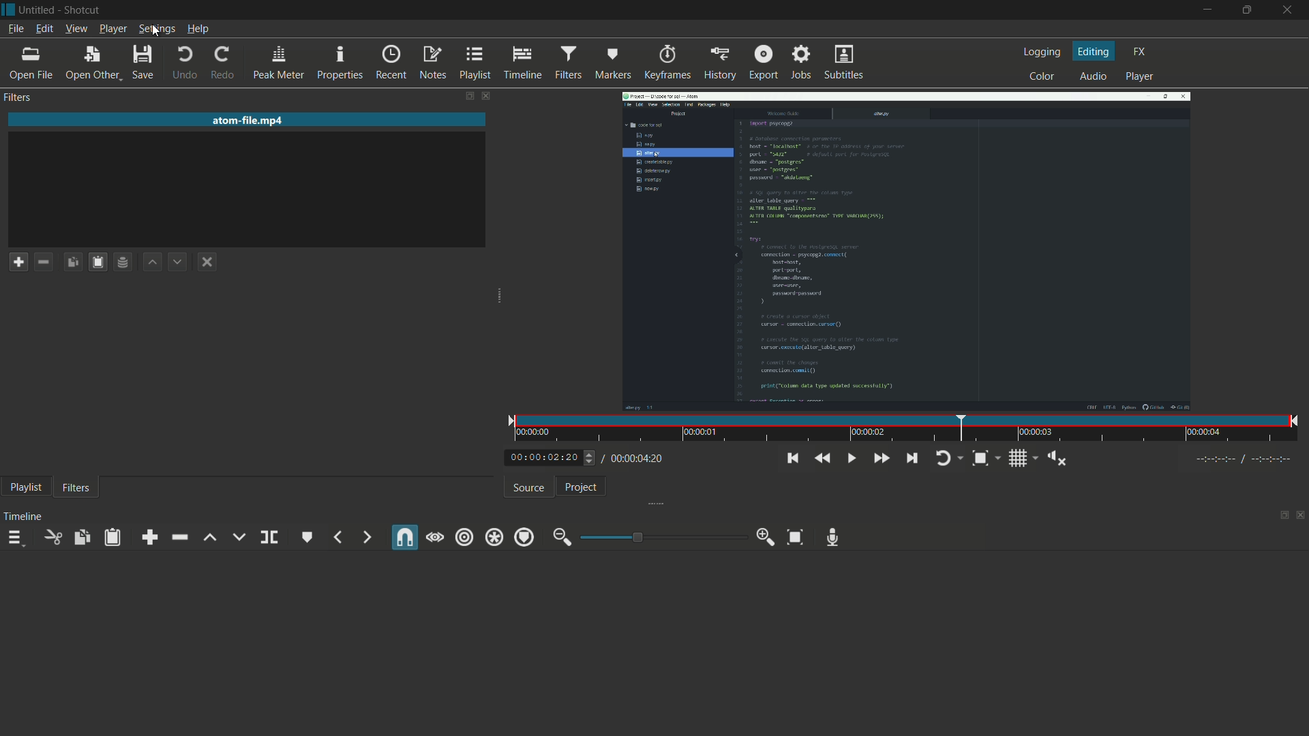 The image size is (1309, 736). I want to click on move filter down, so click(179, 262).